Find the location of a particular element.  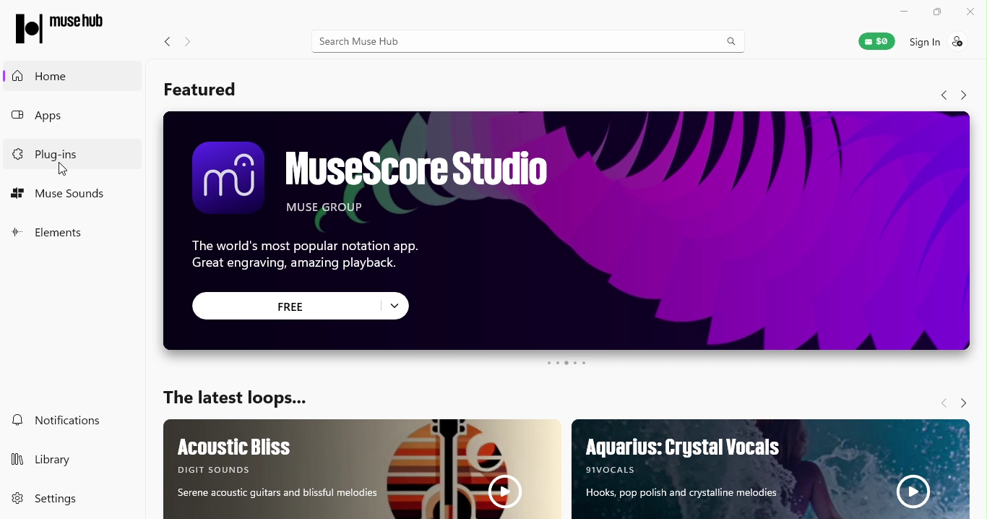

MuseScore Studio Ad is located at coordinates (567, 194).